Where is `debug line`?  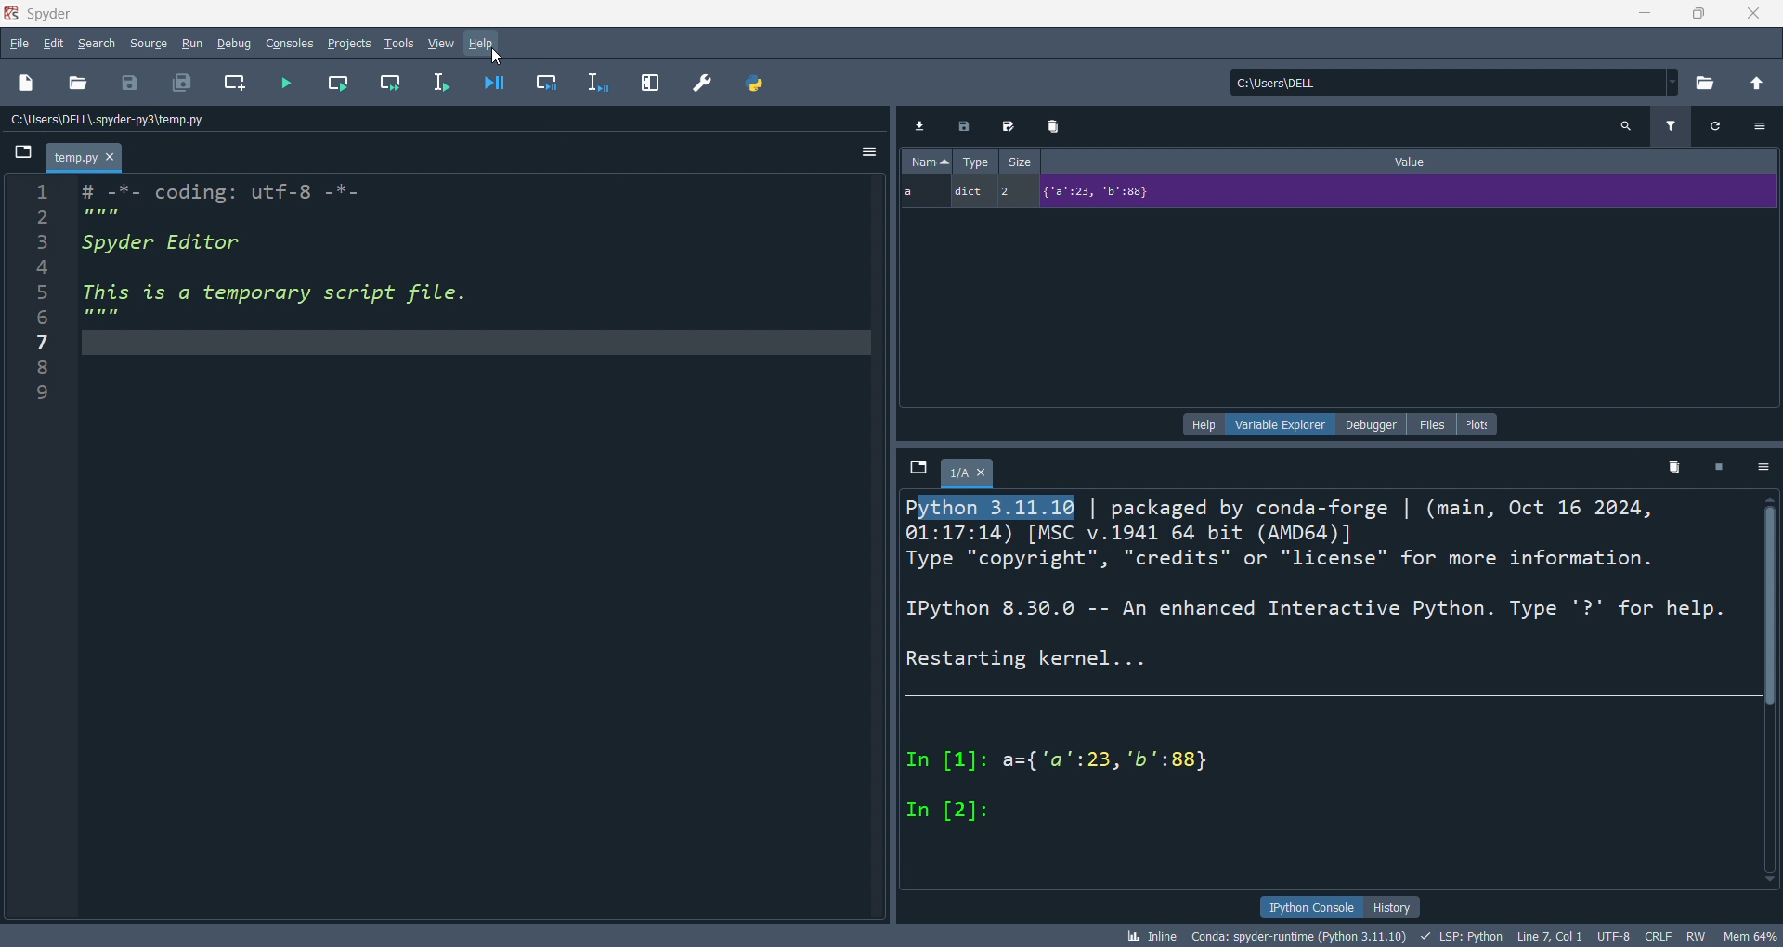 debug line is located at coordinates (599, 83).